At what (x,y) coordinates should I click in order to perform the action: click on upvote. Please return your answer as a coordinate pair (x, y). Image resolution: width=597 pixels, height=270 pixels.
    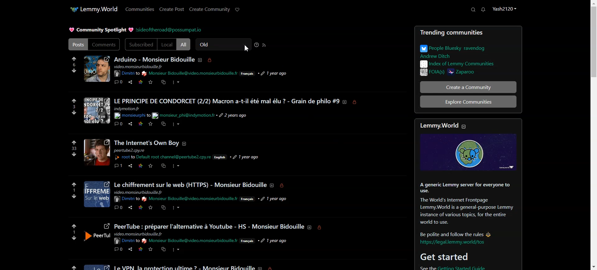
    Looking at the image, I should click on (75, 142).